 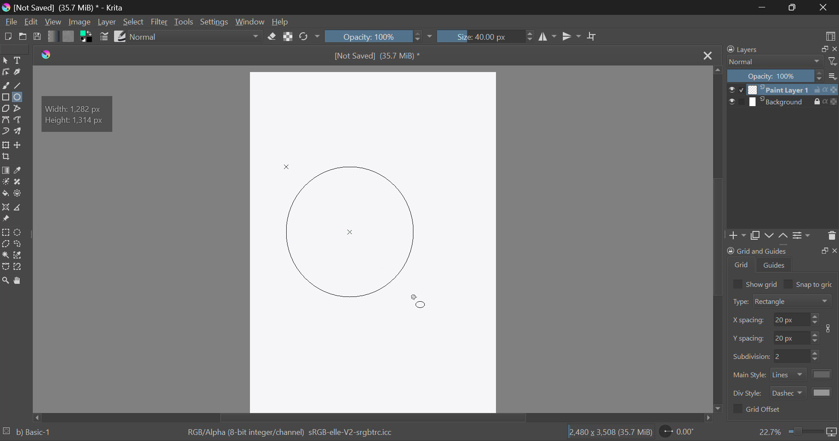 What do you see at coordinates (738, 236) in the screenshot?
I see `Add Layer` at bounding box center [738, 236].